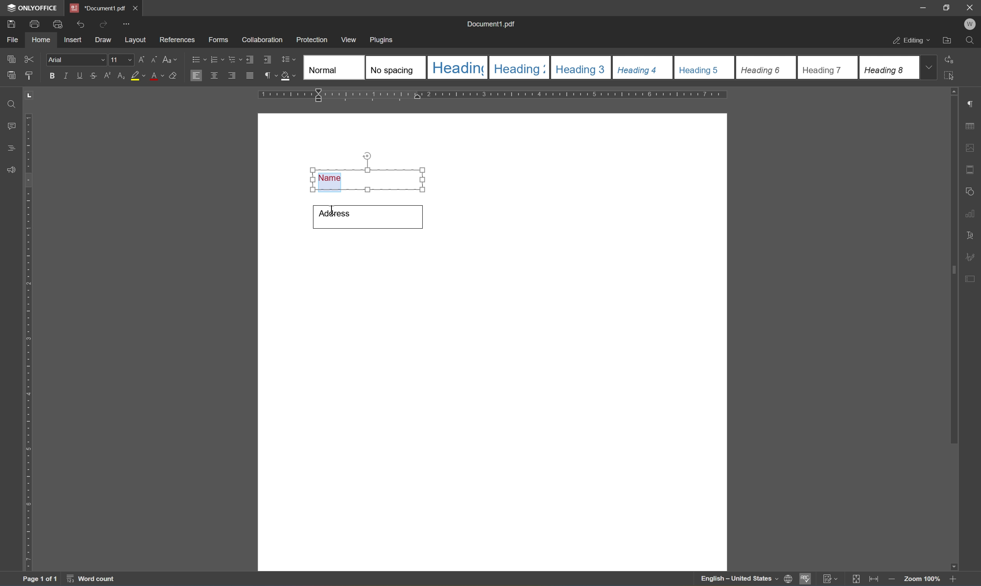 The width and height of the screenshot is (981, 586). Describe the element at coordinates (740, 580) in the screenshot. I see `english-united states` at that location.